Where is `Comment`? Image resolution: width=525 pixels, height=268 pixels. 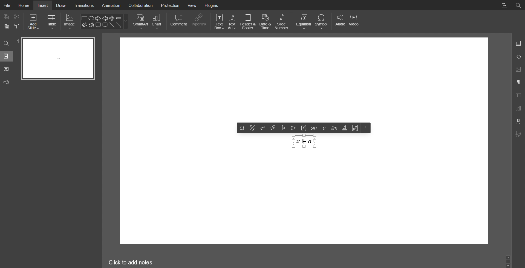 Comment is located at coordinates (8, 69).